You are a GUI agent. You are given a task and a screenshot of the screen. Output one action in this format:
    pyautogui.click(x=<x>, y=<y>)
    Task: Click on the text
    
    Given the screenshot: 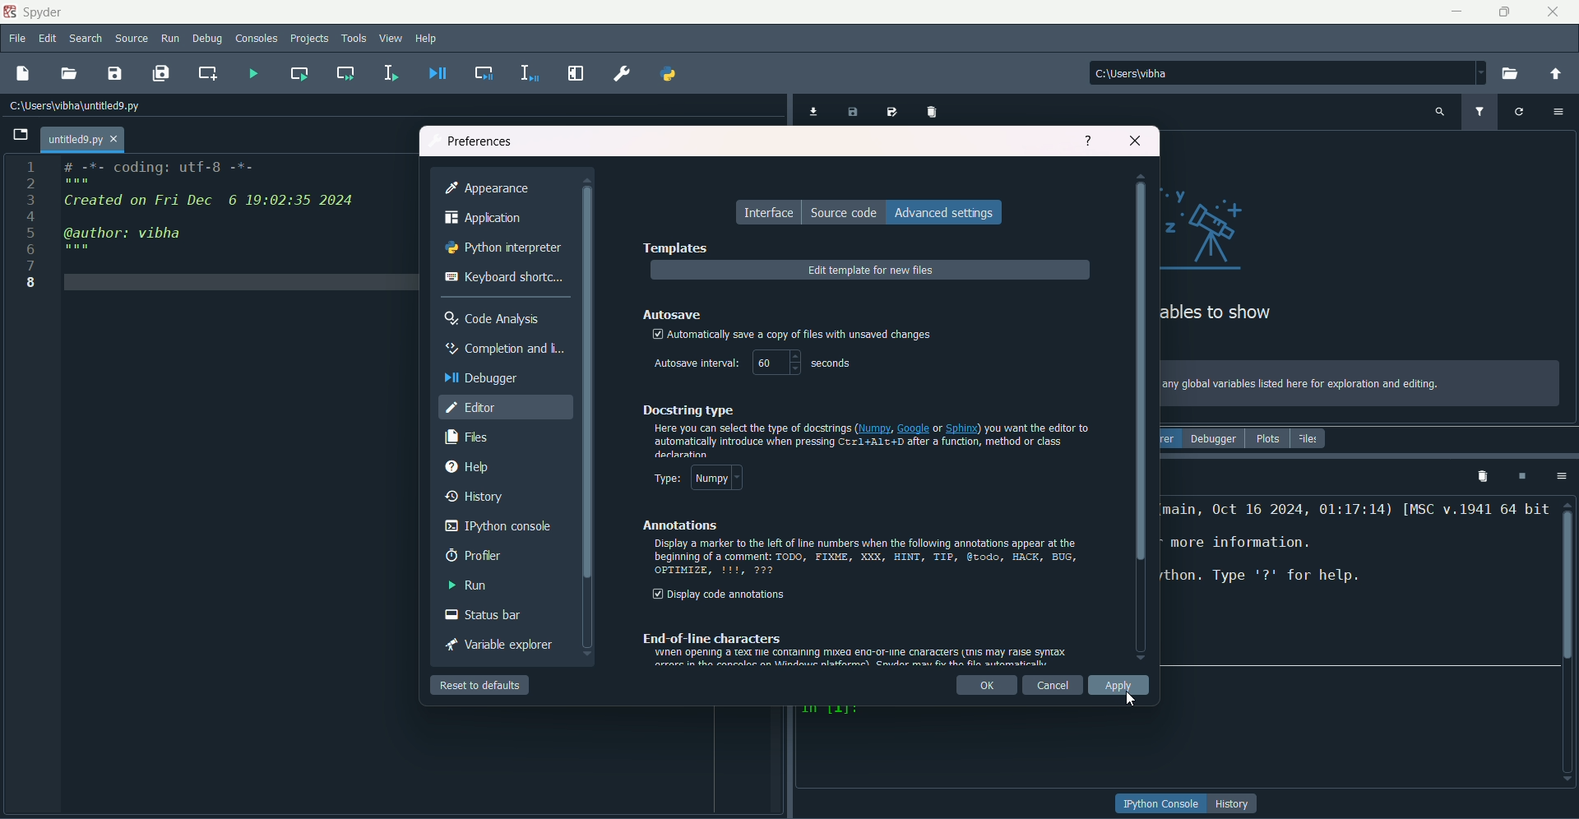 What is the action you would take?
    pyautogui.click(x=1355, y=582)
    